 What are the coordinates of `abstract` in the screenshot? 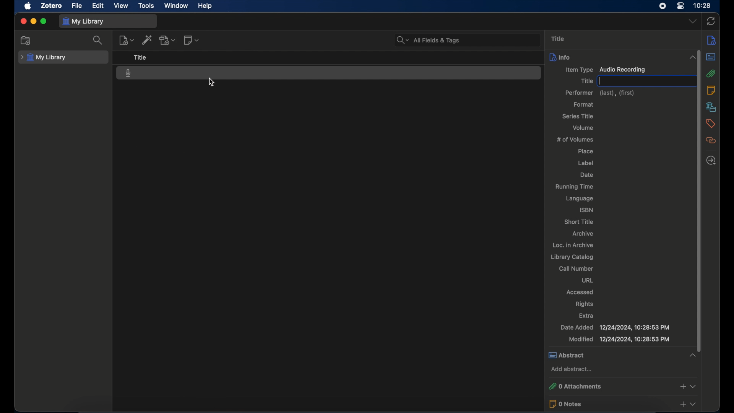 It's located at (622, 355).